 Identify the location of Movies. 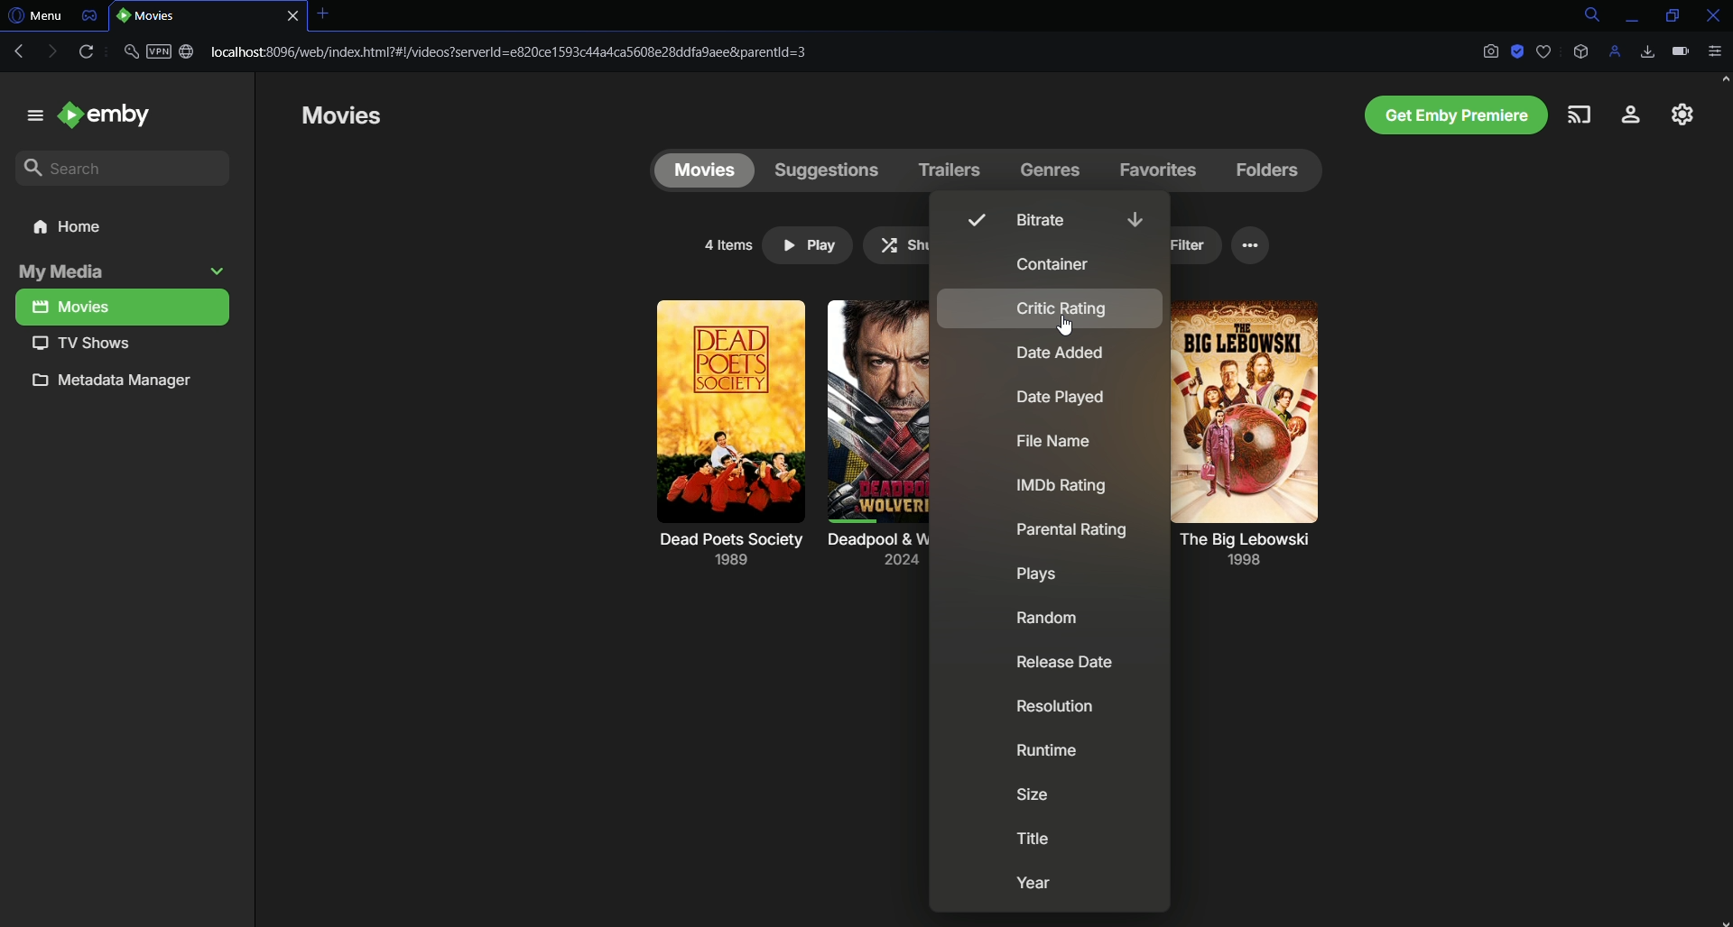
(699, 171).